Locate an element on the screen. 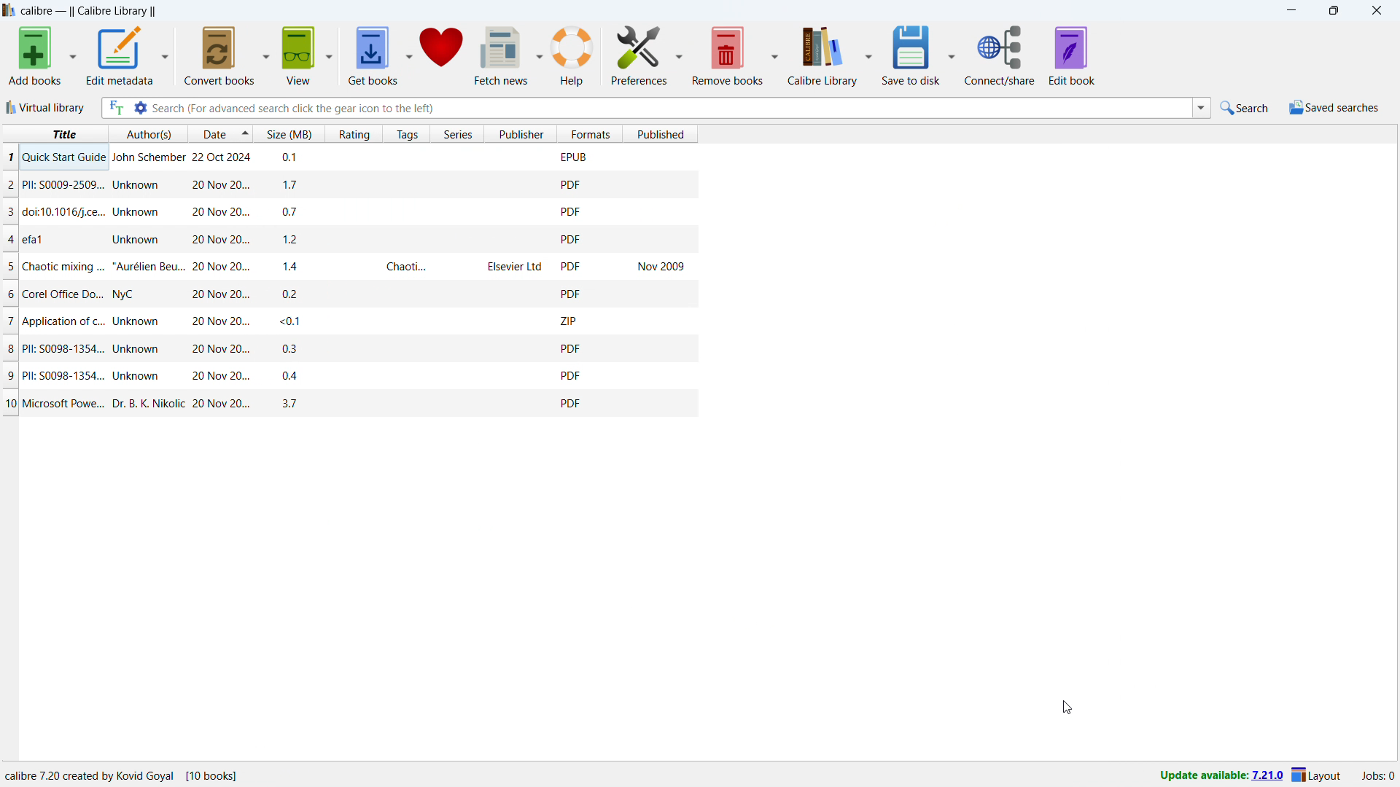  saved searches menu is located at coordinates (1334, 107).